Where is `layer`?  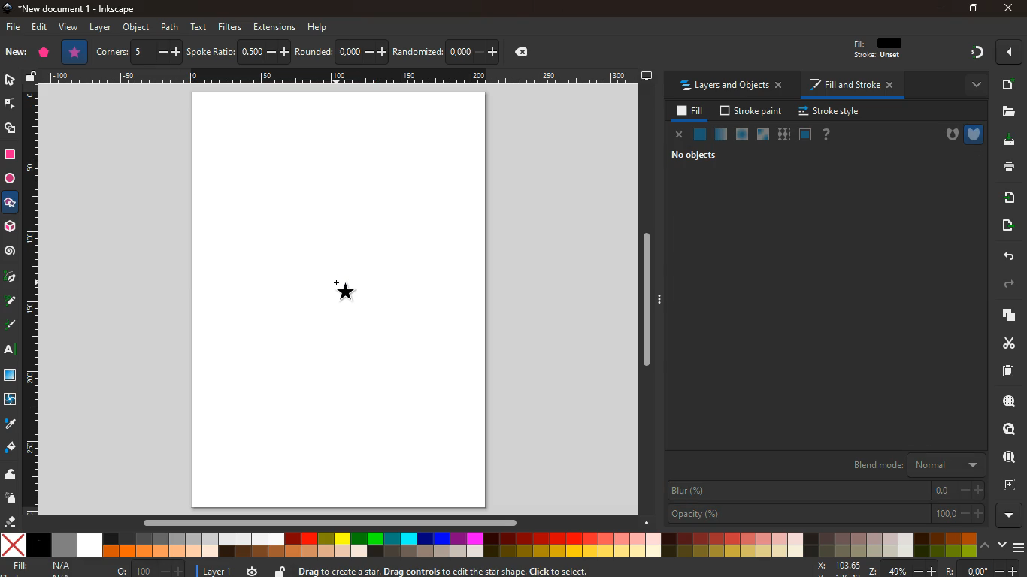 layer is located at coordinates (98, 28).